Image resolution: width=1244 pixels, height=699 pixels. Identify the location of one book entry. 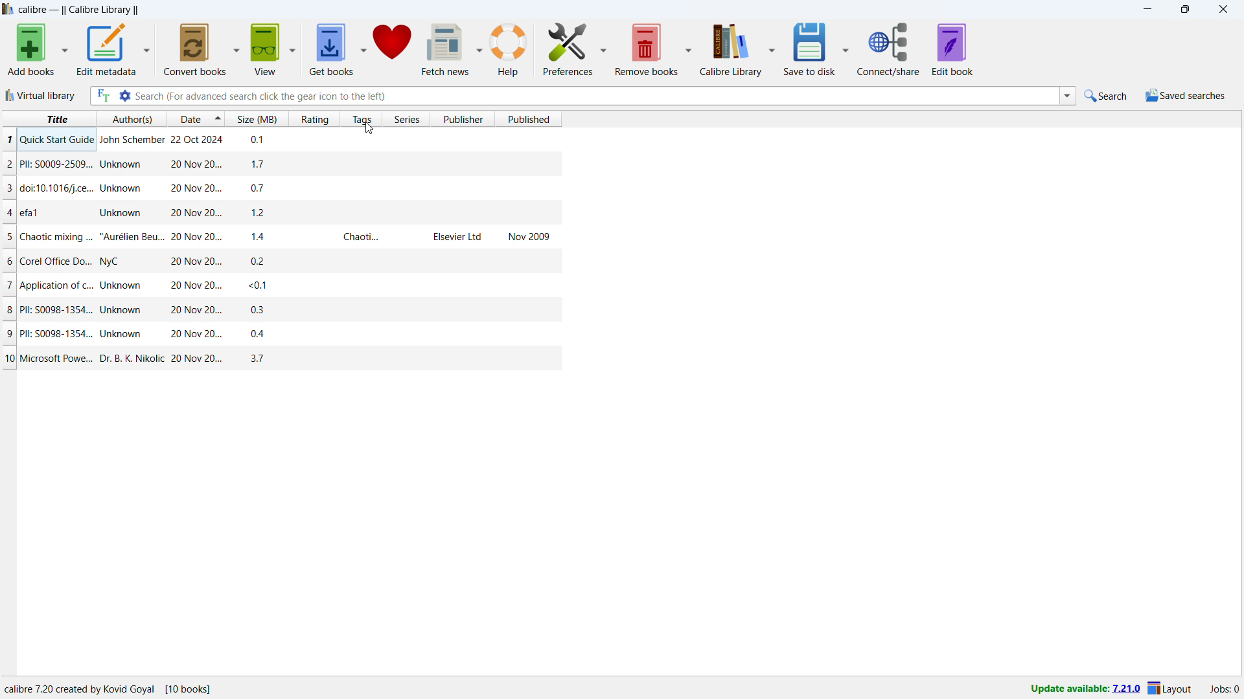
(282, 335).